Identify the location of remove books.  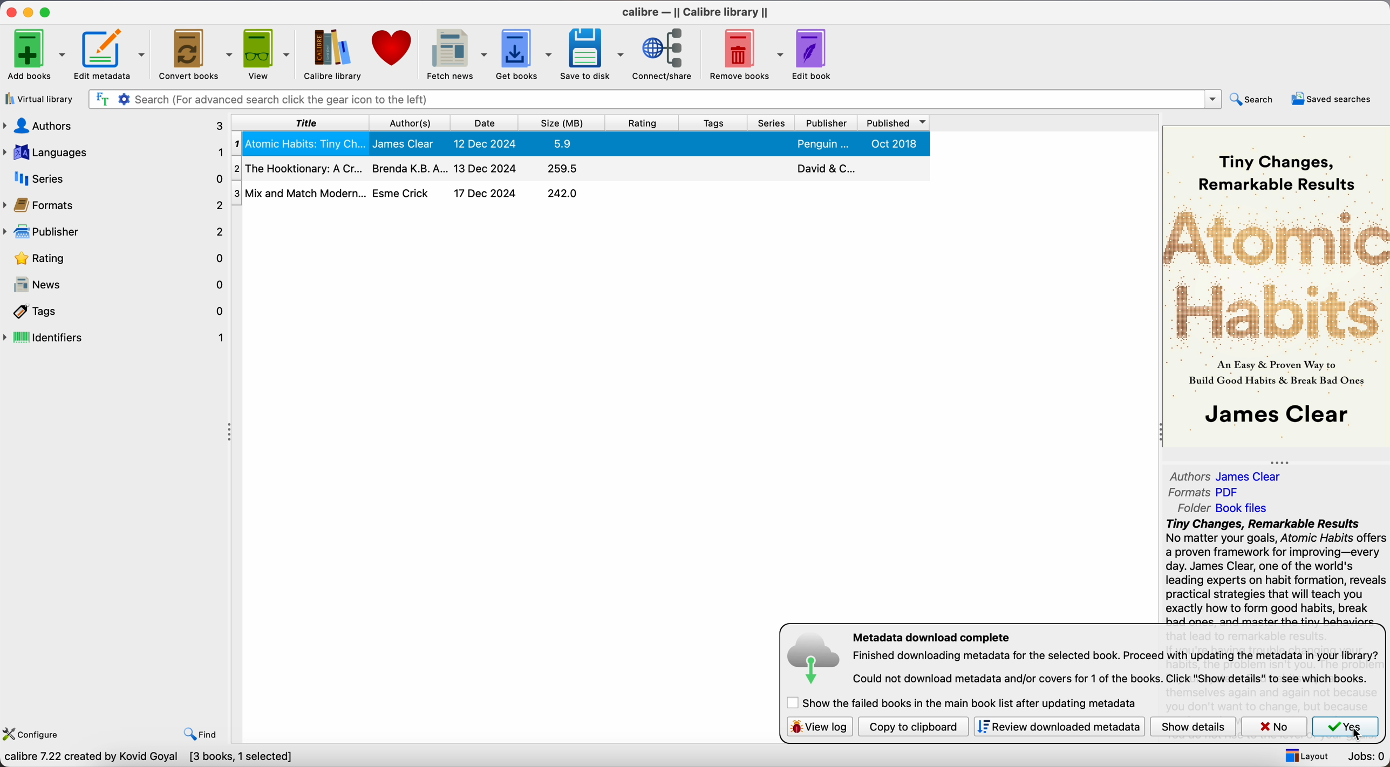
(747, 54).